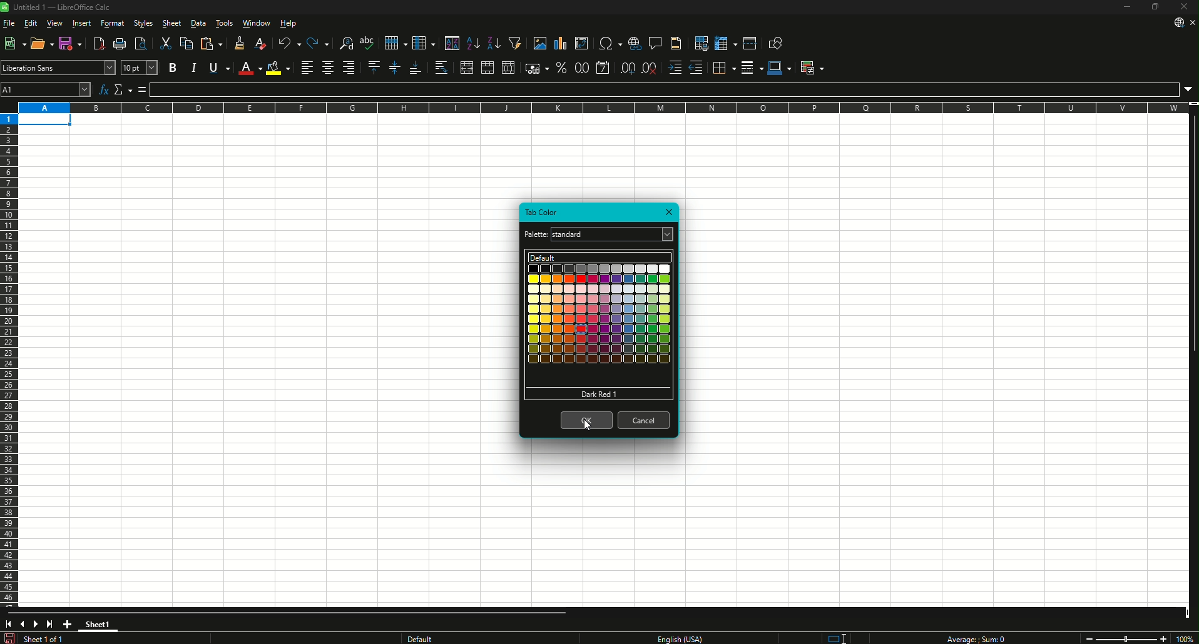 This screenshot has height=644, width=1199. What do you see at coordinates (696, 68) in the screenshot?
I see `Decrease Indent` at bounding box center [696, 68].